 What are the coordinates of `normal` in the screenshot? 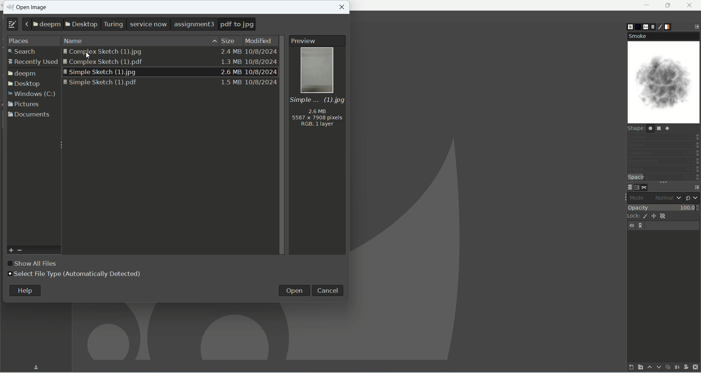 It's located at (667, 198).